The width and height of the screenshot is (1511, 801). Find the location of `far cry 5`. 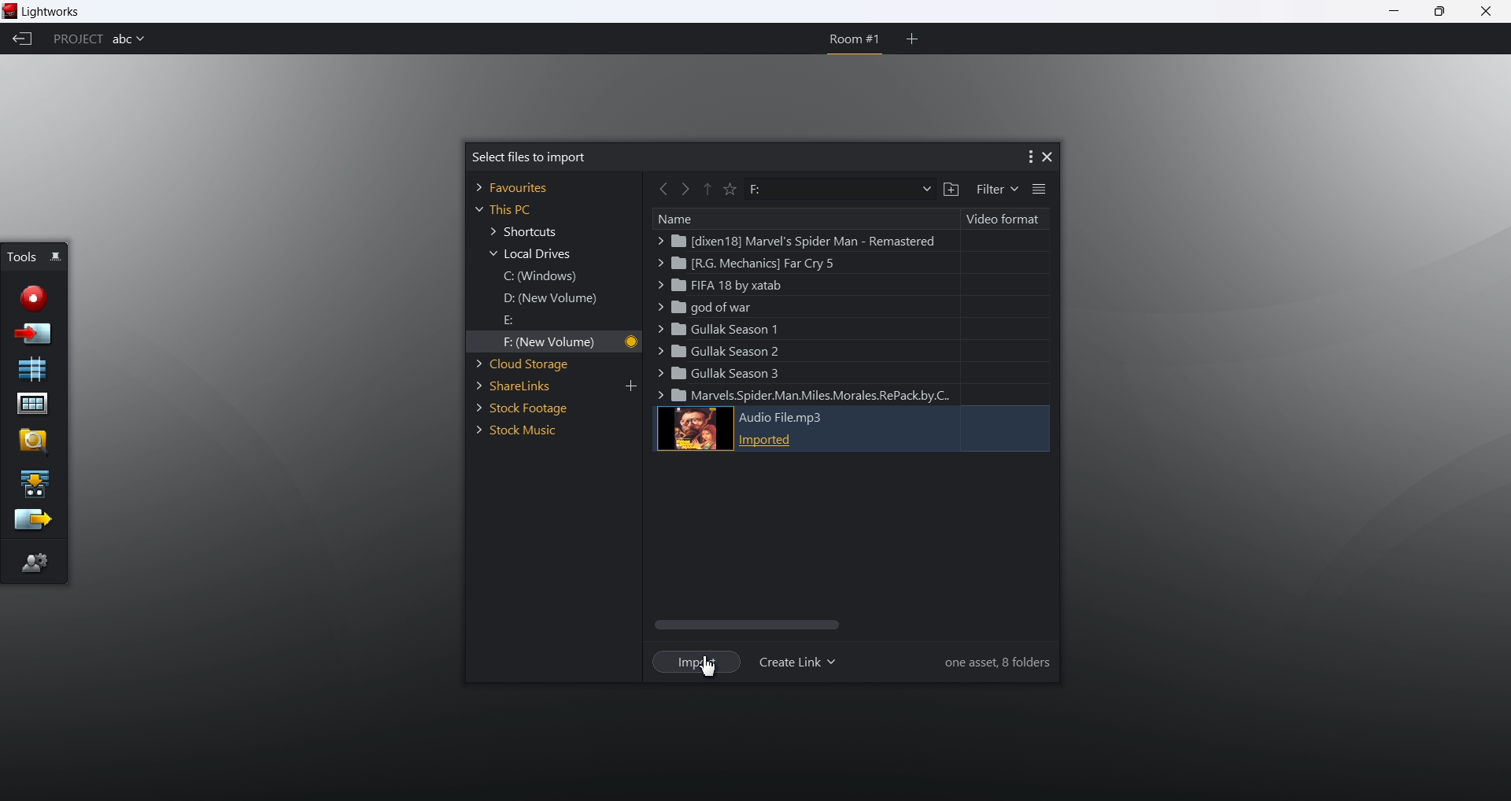

far cry 5 is located at coordinates (748, 264).